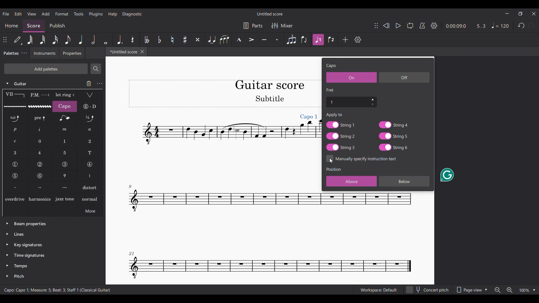  I want to click on Fret number settings, so click(351, 102).